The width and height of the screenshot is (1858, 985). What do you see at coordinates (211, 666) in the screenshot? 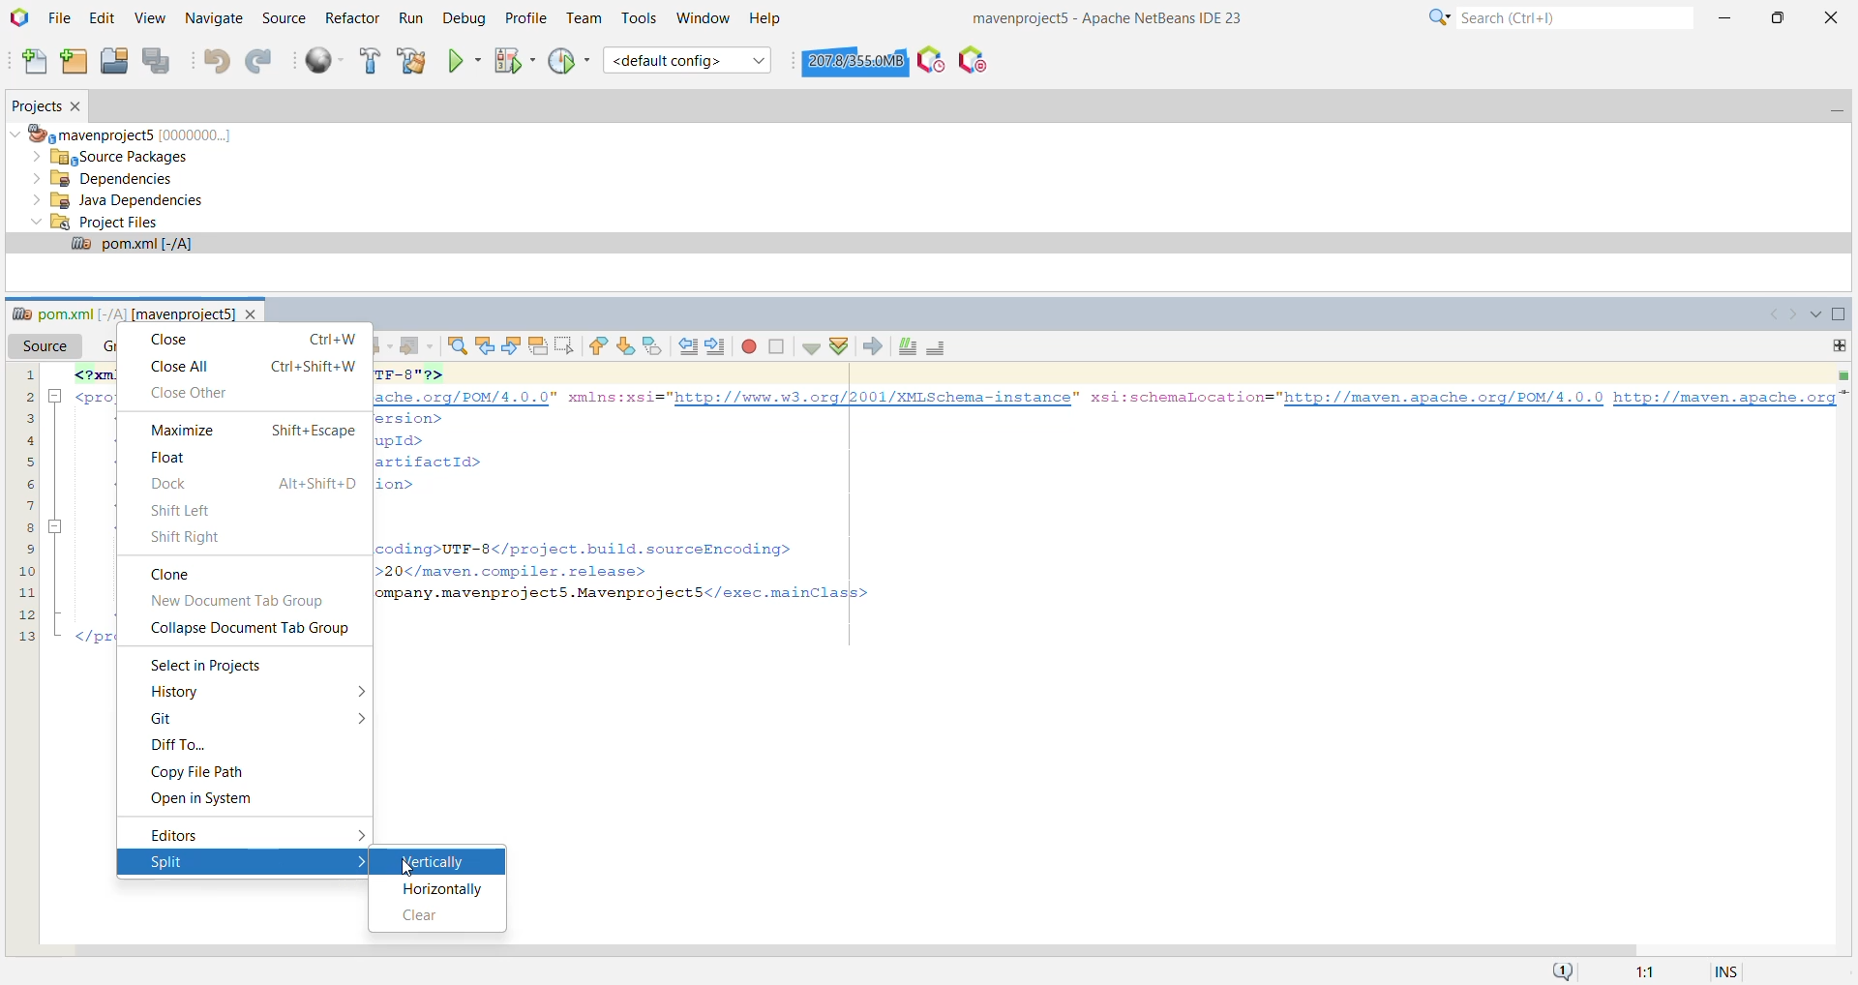
I see `Select in Projects` at bounding box center [211, 666].